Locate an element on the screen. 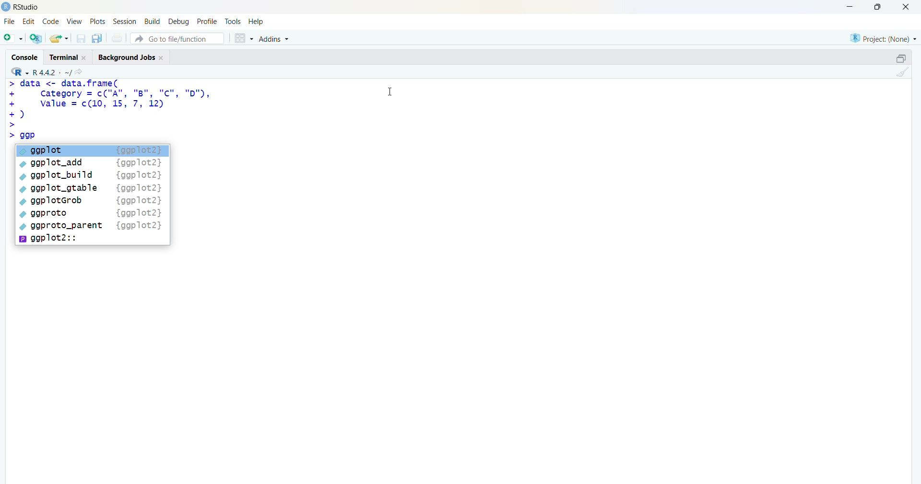  Terminal is located at coordinates (66, 56).